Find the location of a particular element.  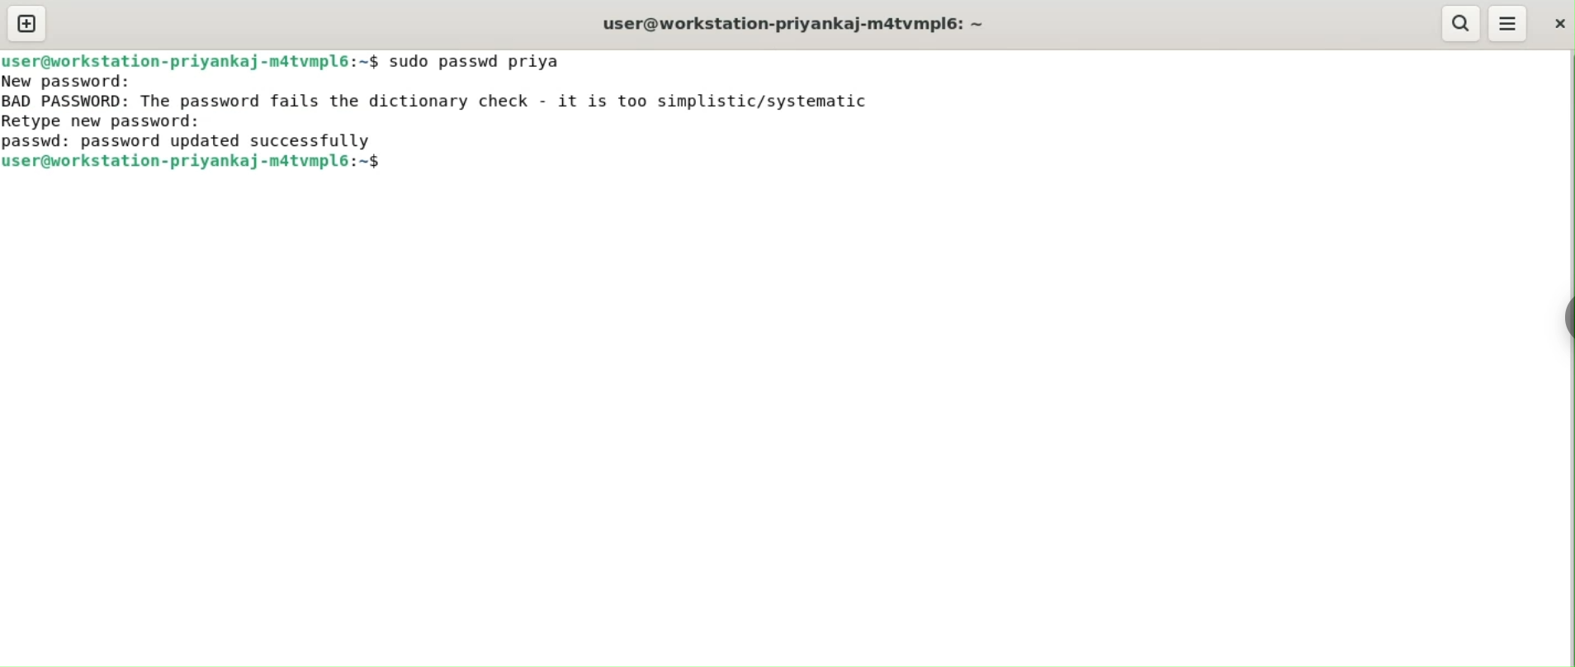

passwd: password updated sucessfuly is located at coordinates (196, 141).